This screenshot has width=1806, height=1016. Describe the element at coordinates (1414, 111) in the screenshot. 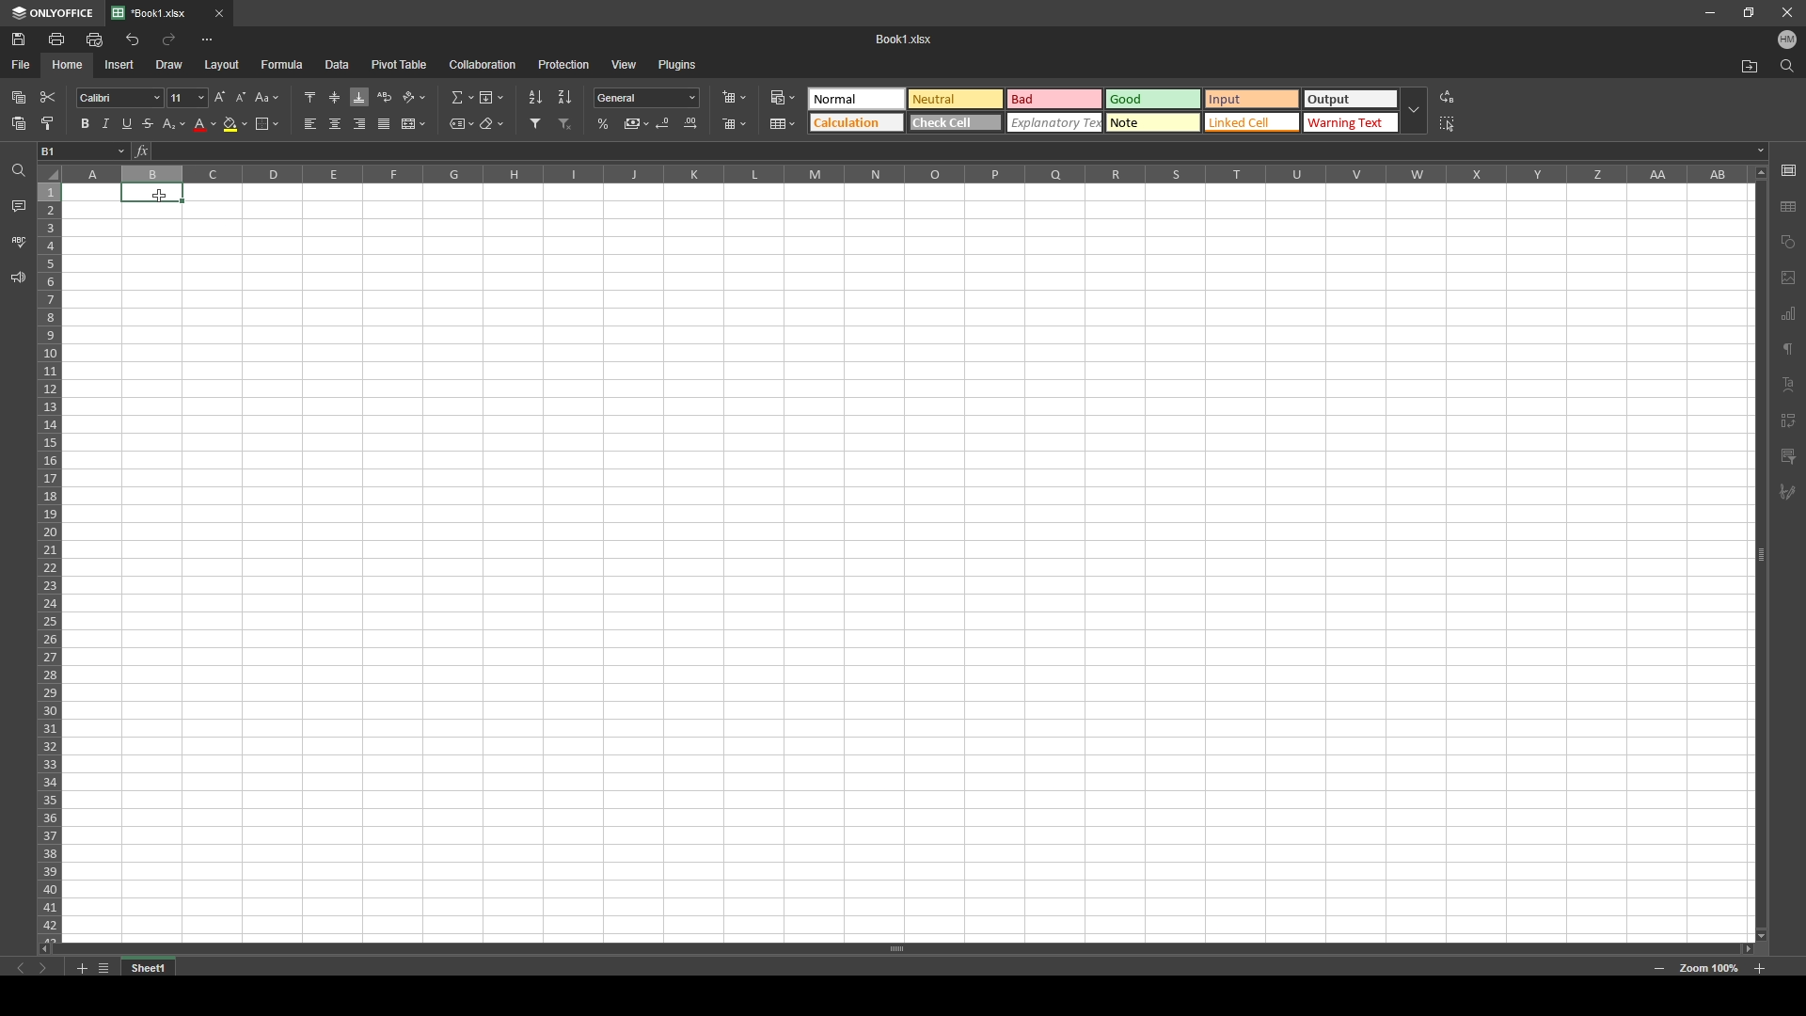

I see `expand` at that location.